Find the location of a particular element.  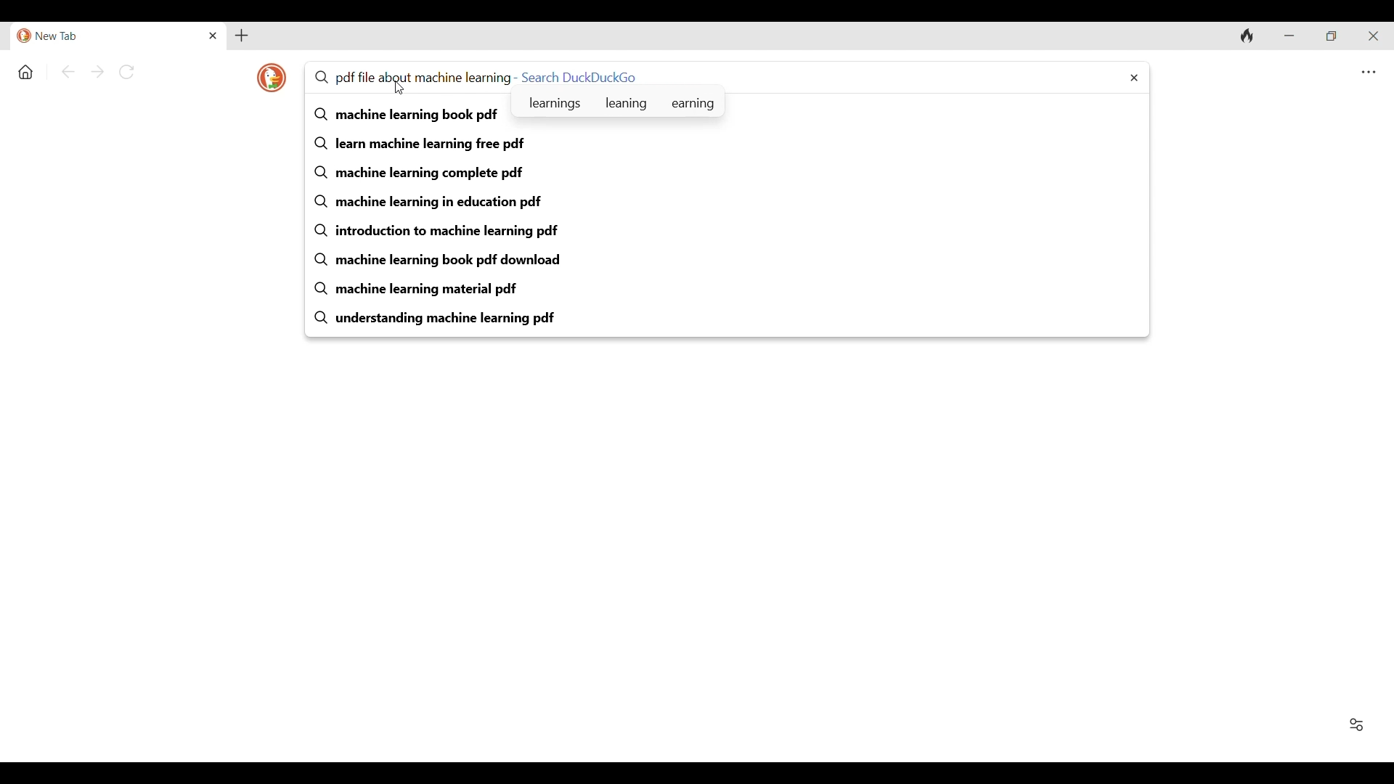

Clear browsing history is located at coordinates (1247, 36).